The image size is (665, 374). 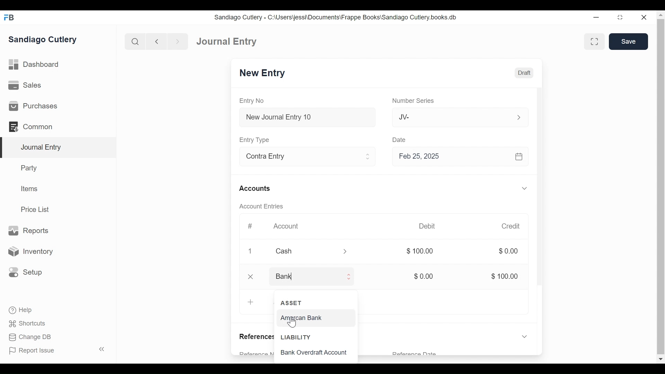 I want to click on New Journal Entry 10, so click(x=308, y=117).